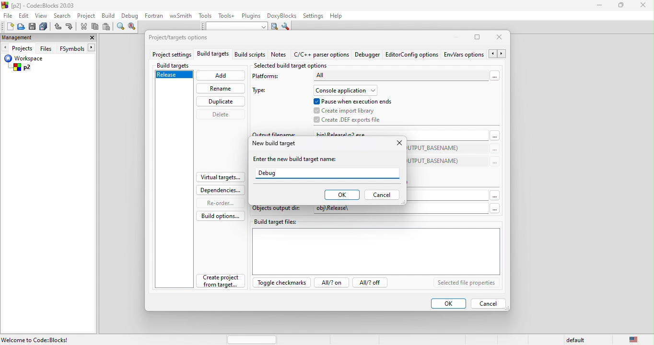  What do you see at coordinates (489, 304) in the screenshot?
I see `cancel` at bounding box center [489, 304].